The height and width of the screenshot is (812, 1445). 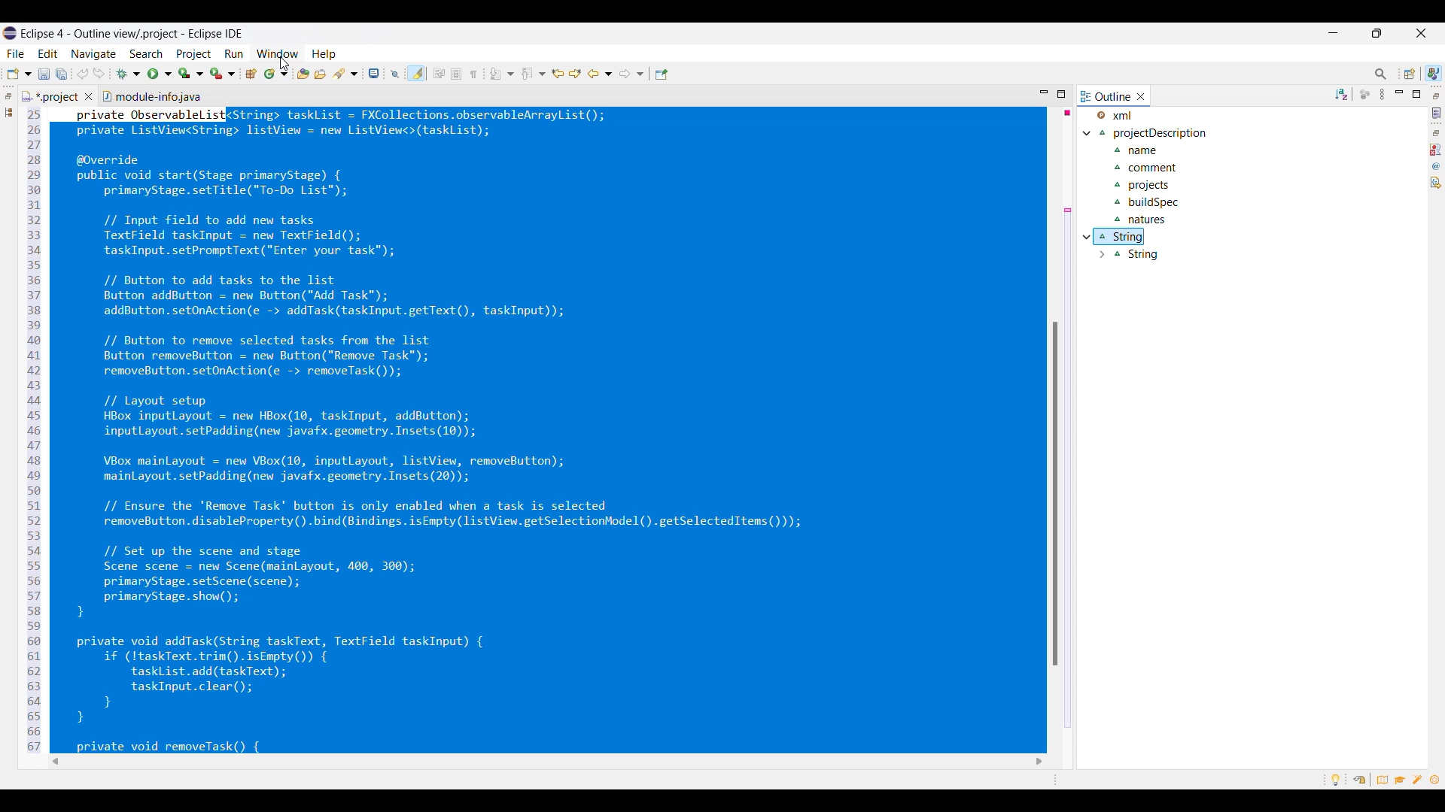 I want to click on Skip all breakpoints, so click(x=395, y=74).